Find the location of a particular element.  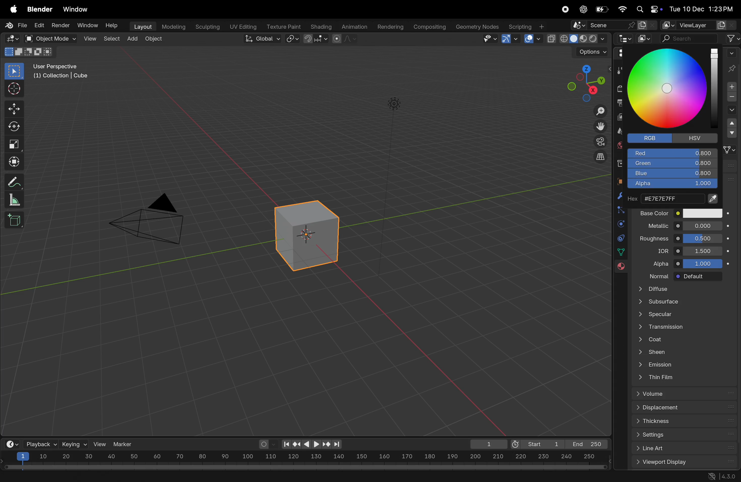

viewport shading is located at coordinates (577, 37).